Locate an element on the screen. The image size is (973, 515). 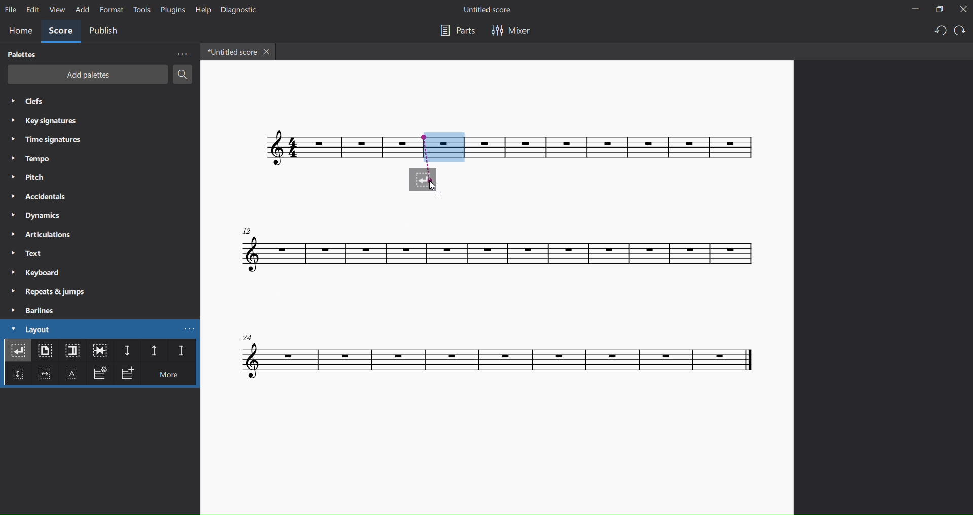
add frame is located at coordinates (130, 374).